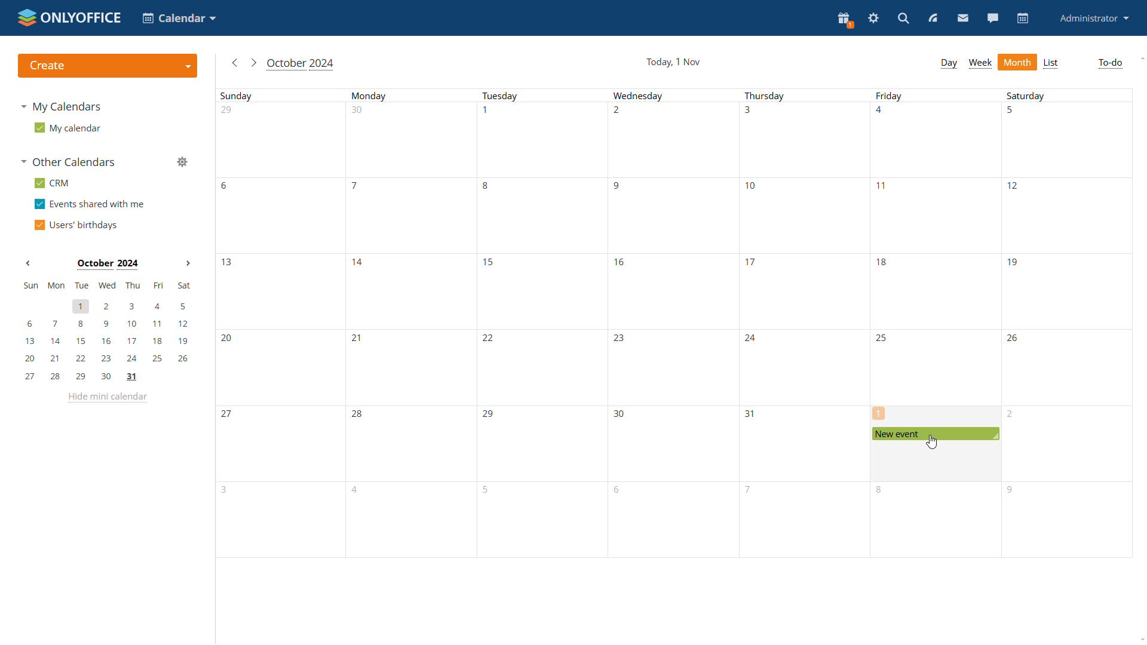 Image resolution: width=1147 pixels, height=645 pixels. What do you see at coordinates (108, 66) in the screenshot?
I see `create` at bounding box center [108, 66].